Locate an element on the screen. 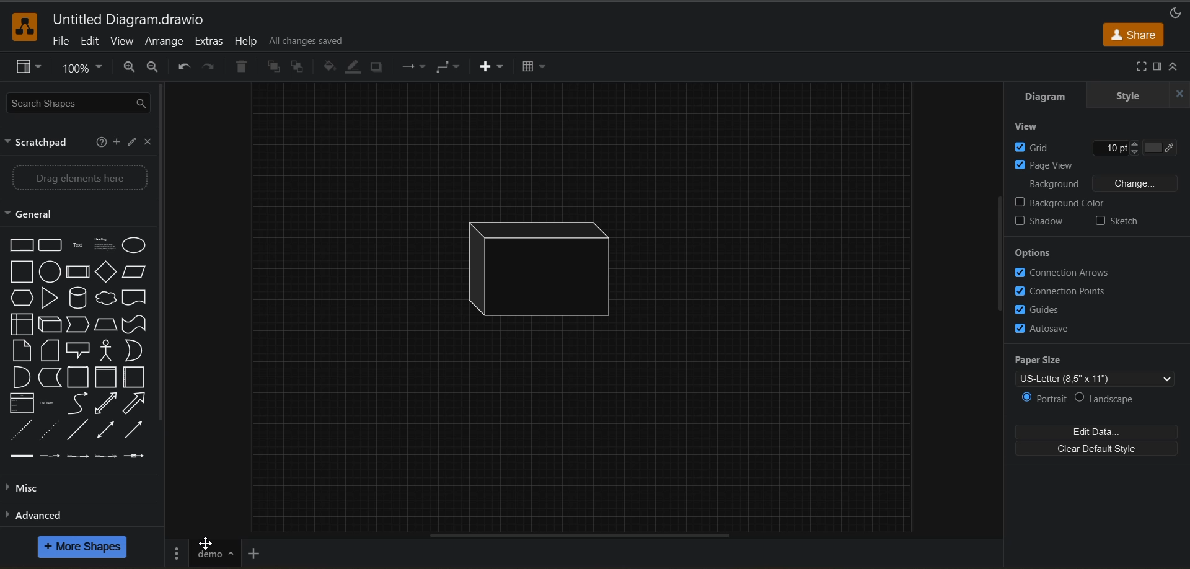 The image size is (1190, 569). page view is located at coordinates (1051, 164).